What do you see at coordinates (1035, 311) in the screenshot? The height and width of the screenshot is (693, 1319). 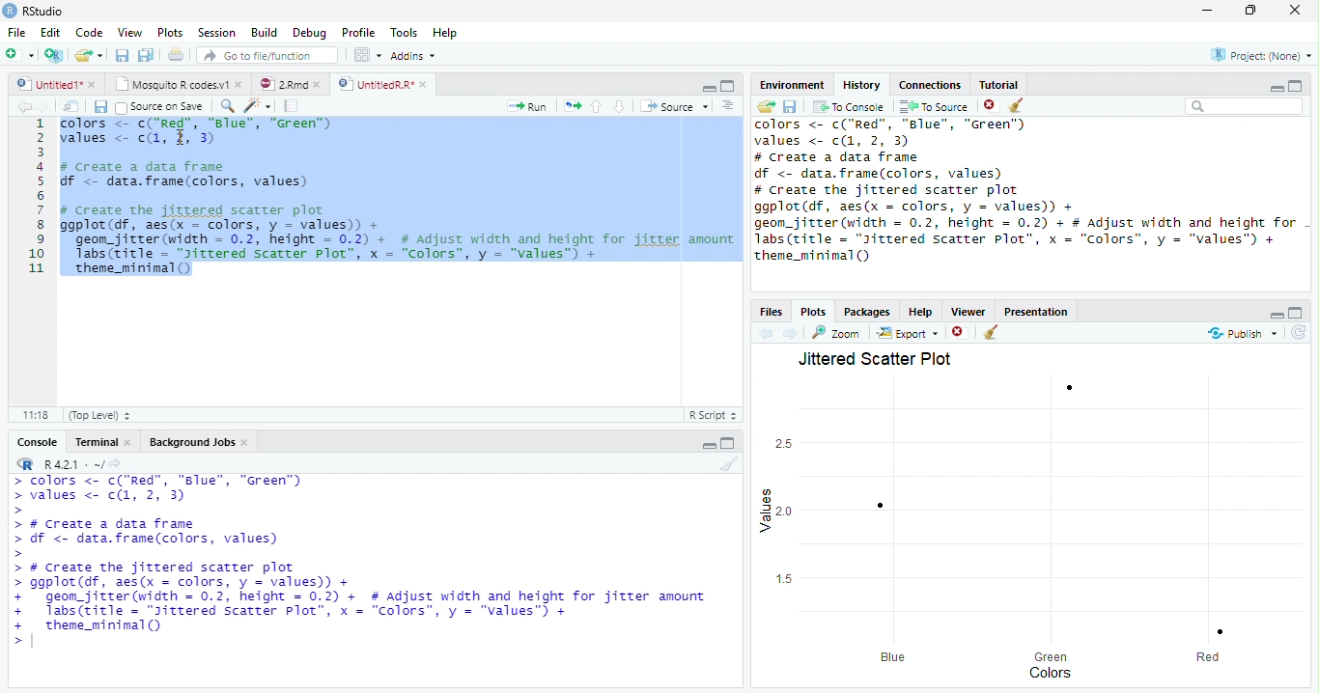 I see `Presentation` at bounding box center [1035, 311].